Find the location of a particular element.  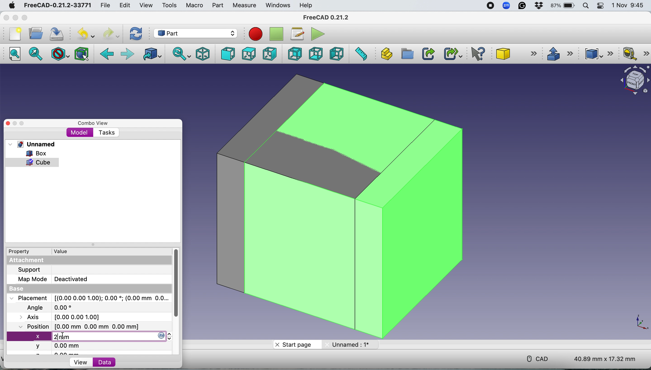

Bounding box is located at coordinates (82, 53).